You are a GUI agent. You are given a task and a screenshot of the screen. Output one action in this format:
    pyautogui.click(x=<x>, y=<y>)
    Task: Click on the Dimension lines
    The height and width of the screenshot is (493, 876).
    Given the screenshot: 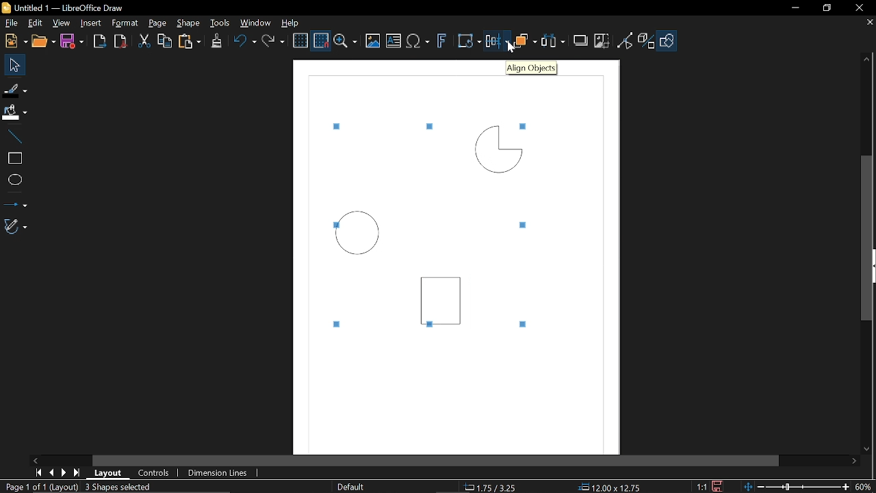 What is the action you would take?
    pyautogui.click(x=215, y=473)
    